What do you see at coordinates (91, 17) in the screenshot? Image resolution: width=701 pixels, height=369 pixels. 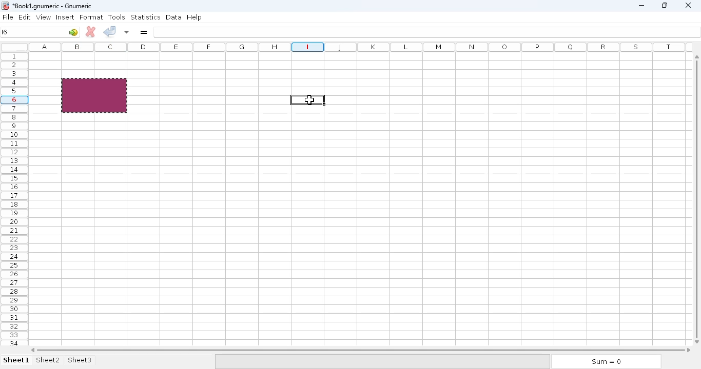 I see `format` at bounding box center [91, 17].